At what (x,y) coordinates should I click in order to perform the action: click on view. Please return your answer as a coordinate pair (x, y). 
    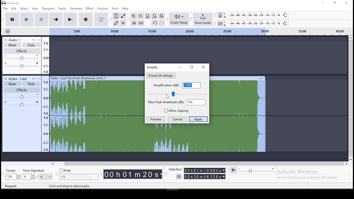
    Looking at the image, I should click on (36, 8).